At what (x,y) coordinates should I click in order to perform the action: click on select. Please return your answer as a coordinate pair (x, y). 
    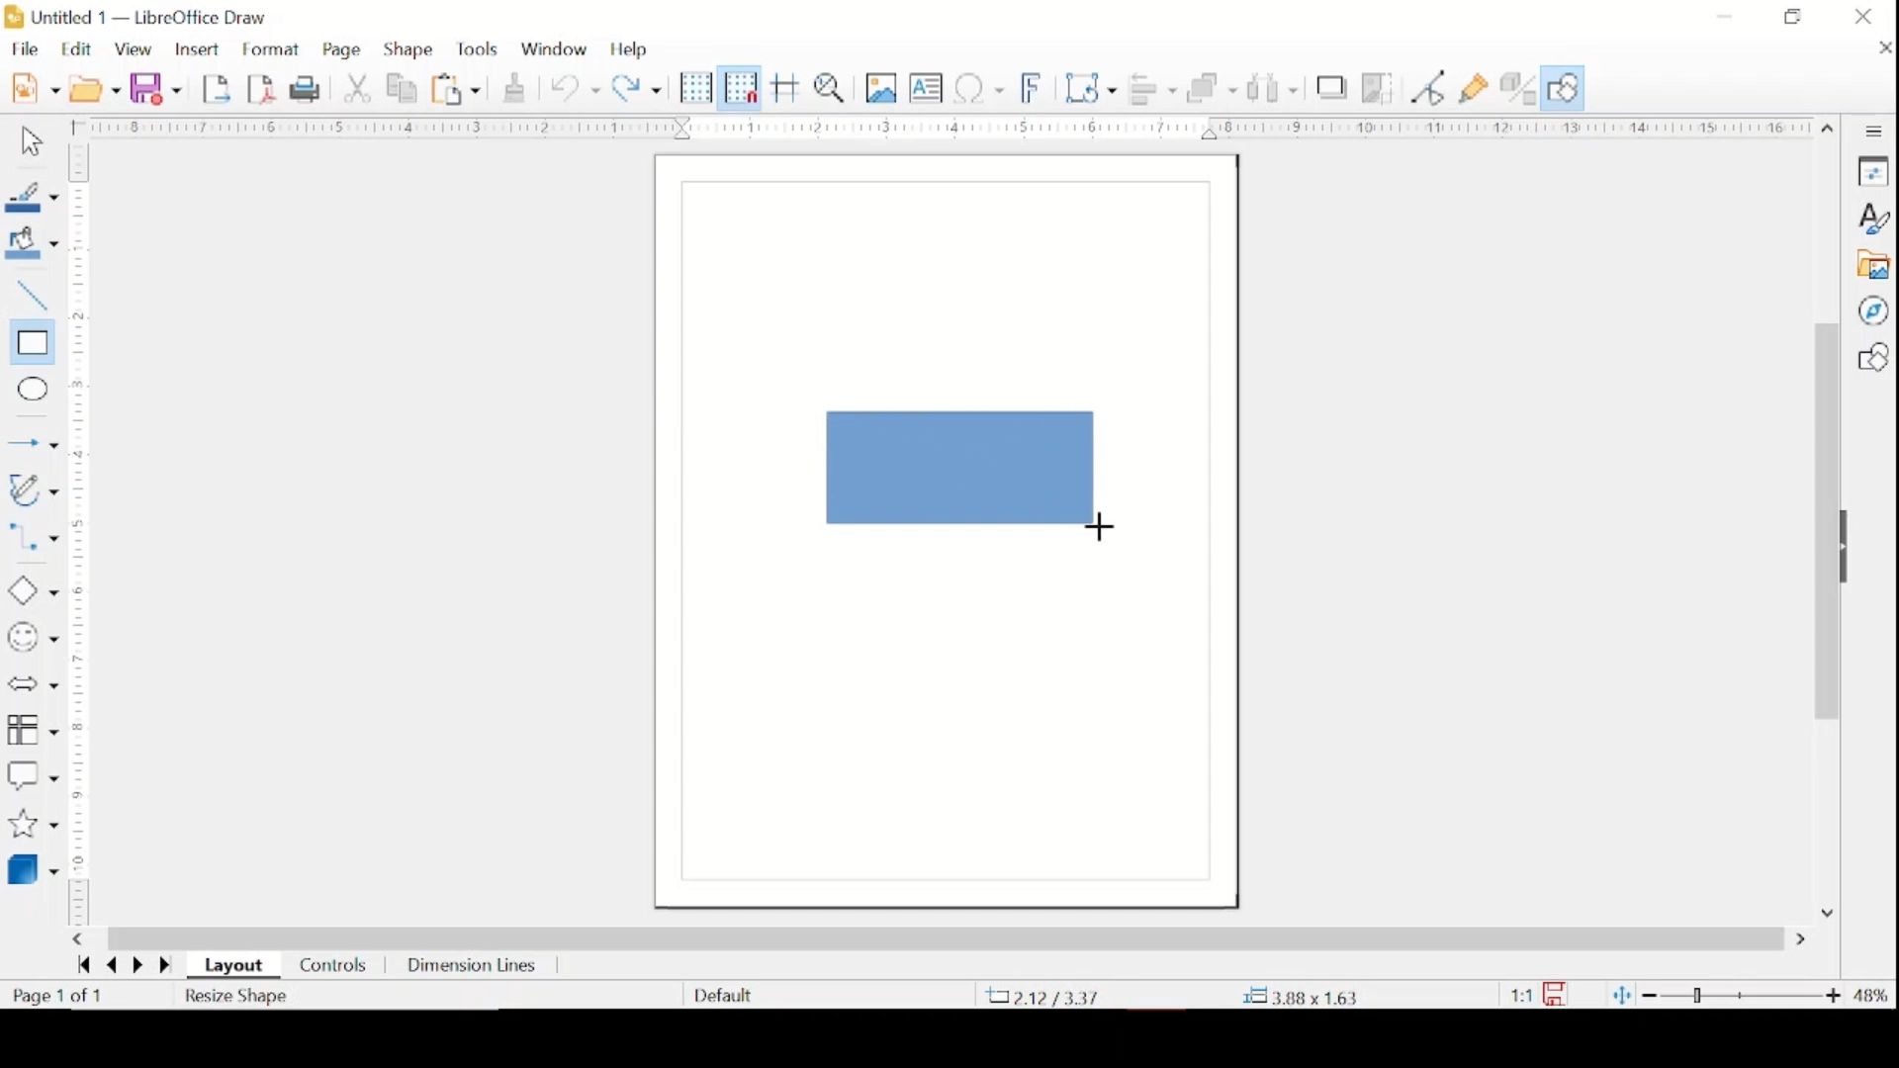
    Looking at the image, I should click on (29, 142).